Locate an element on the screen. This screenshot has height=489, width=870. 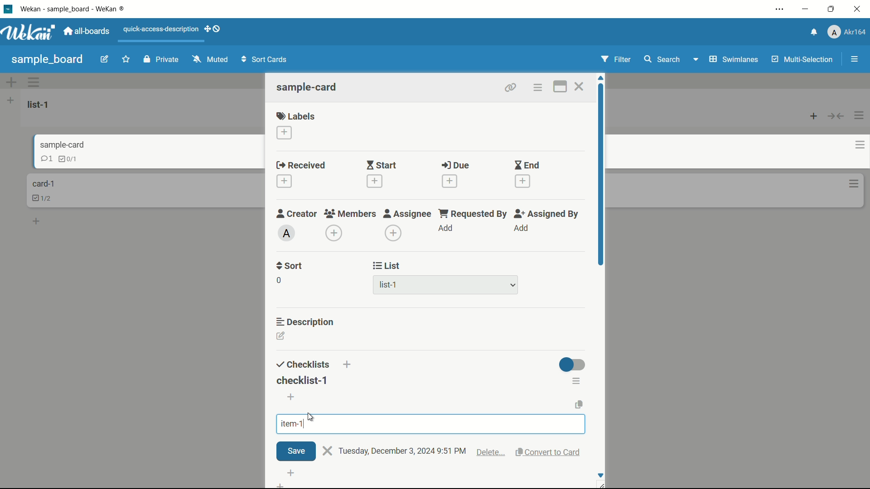
edit board is located at coordinates (105, 58).